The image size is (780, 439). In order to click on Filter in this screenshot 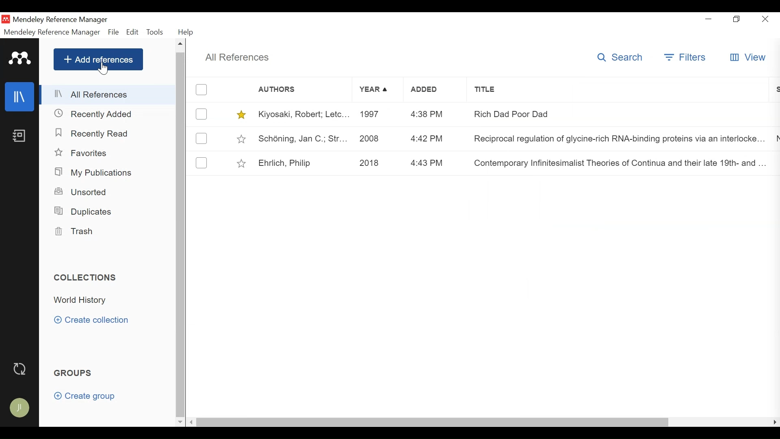, I will do `click(686, 58)`.